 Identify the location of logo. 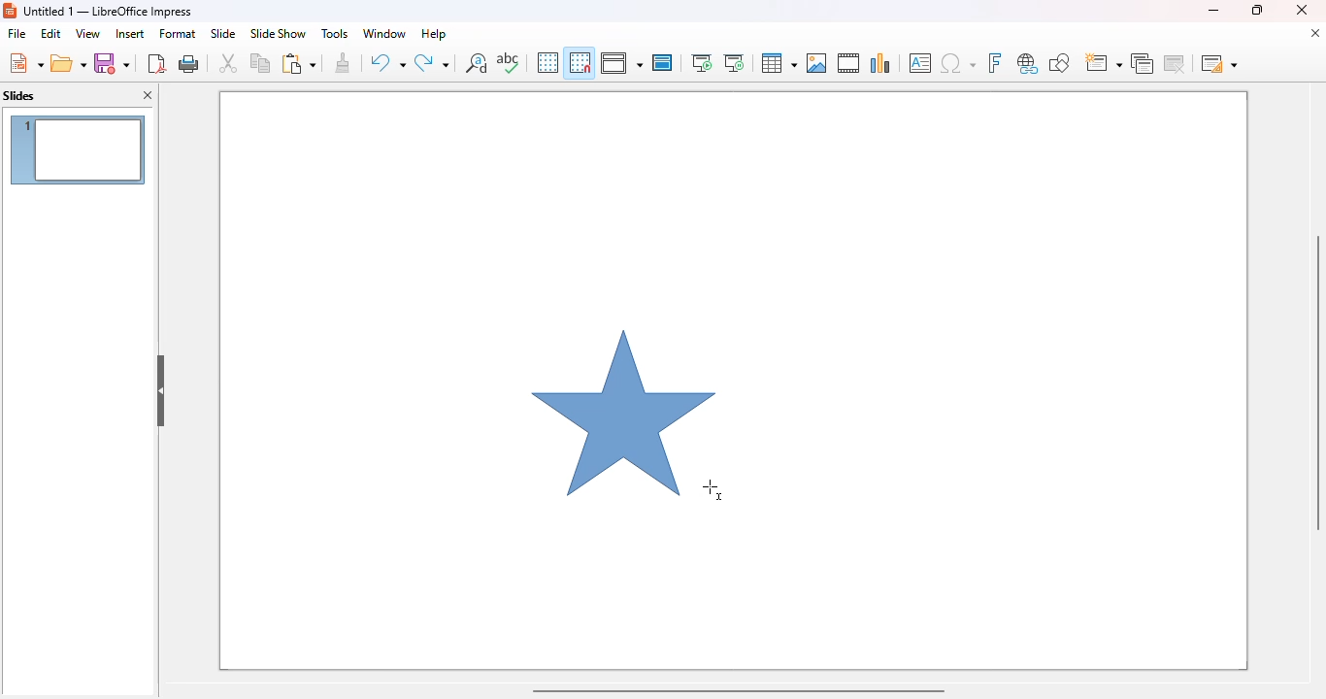
(10, 11).